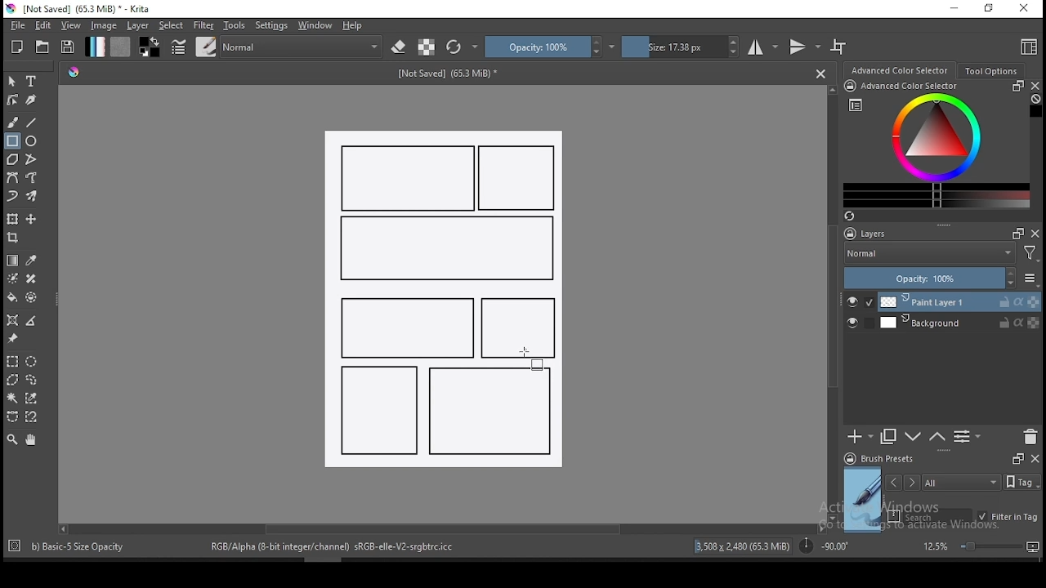 Image resolution: width=1046 pixels, height=588 pixels. What do you see at coordinates (440, 528) in the screenshot?
I see `scroll bar` at bounding box center [440, 528].